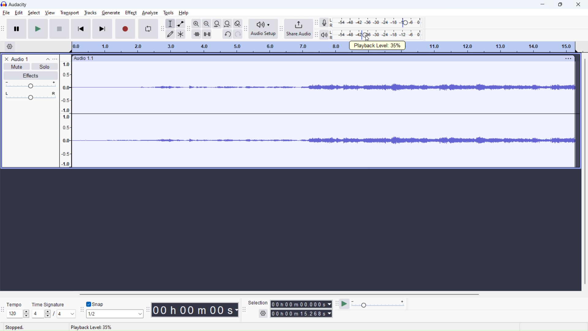 Image resolution: width=588 pixels, height=331 pixels. What do you see at coordinates (20, 59) in the screenshot?
I see `project title` at bounding box center [20, 59].